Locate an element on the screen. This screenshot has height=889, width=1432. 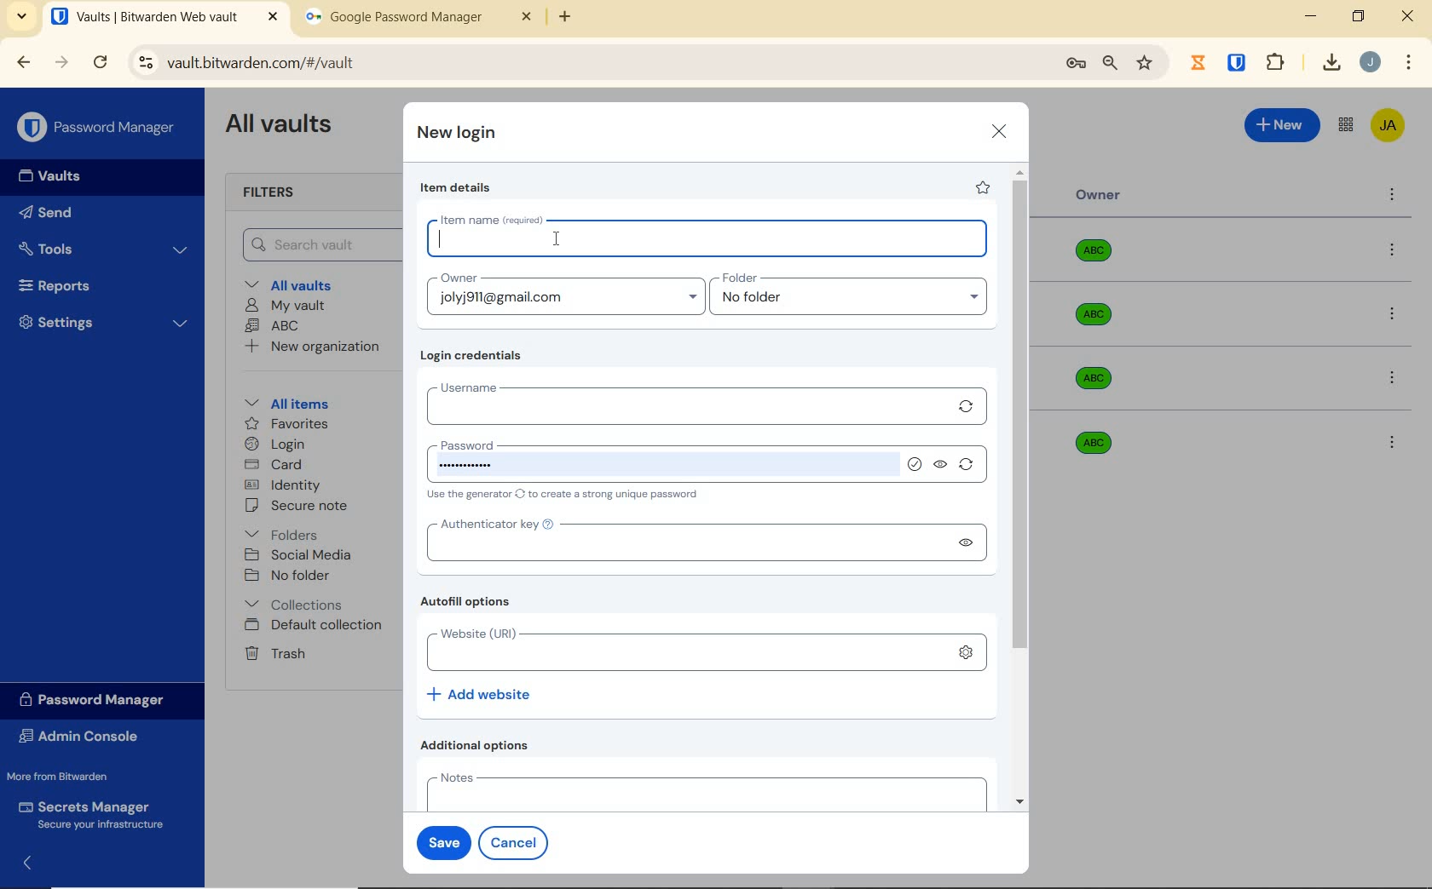
open tab is located at coordinates (165, 17).